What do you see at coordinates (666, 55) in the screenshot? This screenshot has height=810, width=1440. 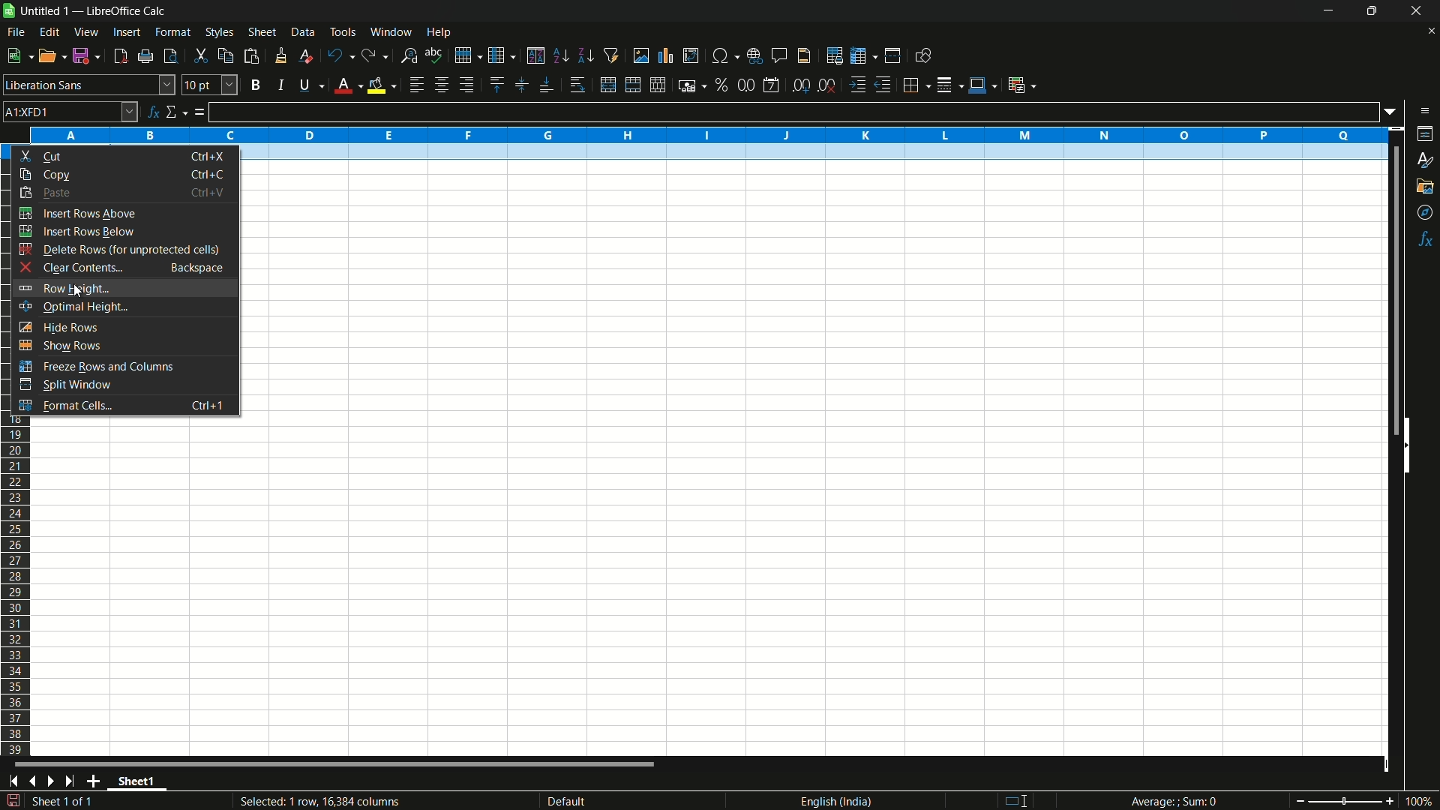 I see `insert chart` at bounding box center [666, 55].